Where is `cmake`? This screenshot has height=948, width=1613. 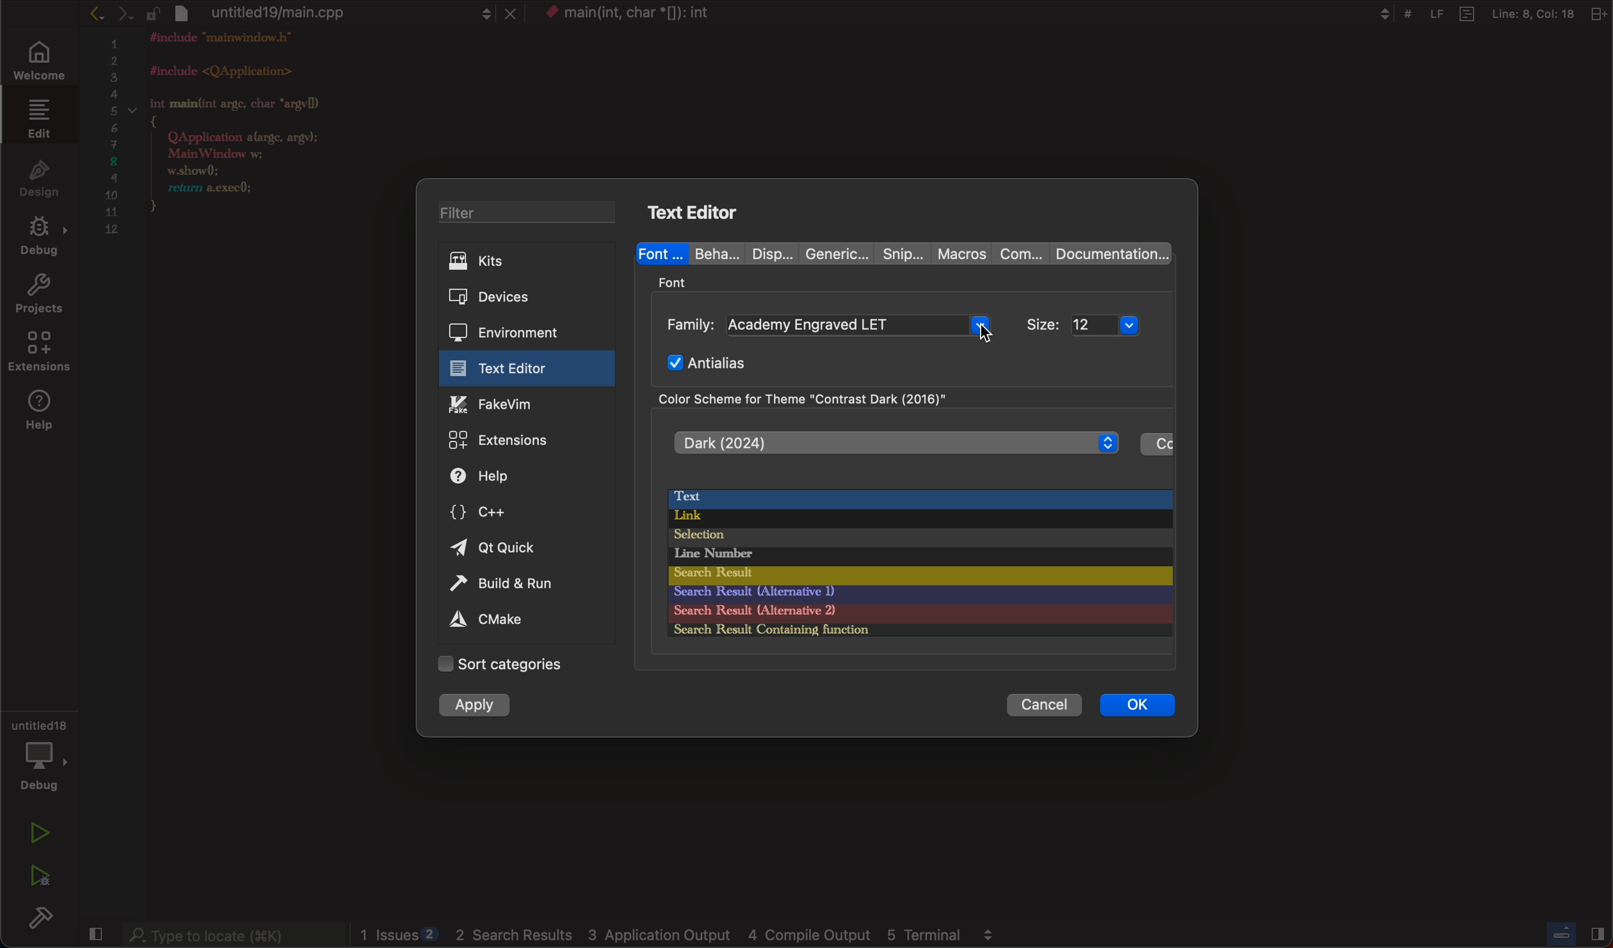
cmake is located at coordinates (490, 620).